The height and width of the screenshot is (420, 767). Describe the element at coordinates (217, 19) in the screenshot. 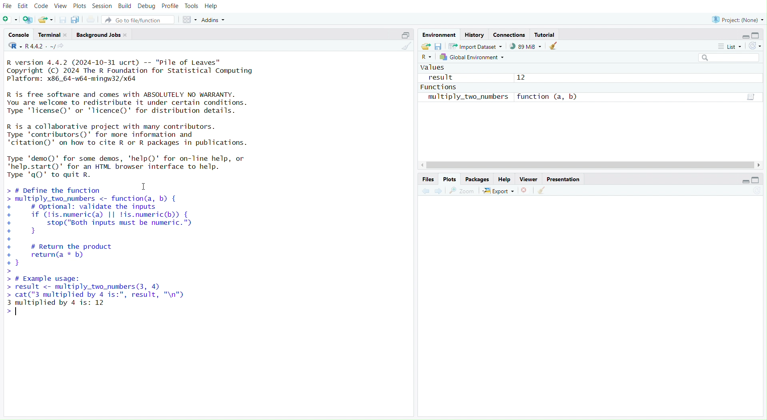

I see `Addins` at that location.